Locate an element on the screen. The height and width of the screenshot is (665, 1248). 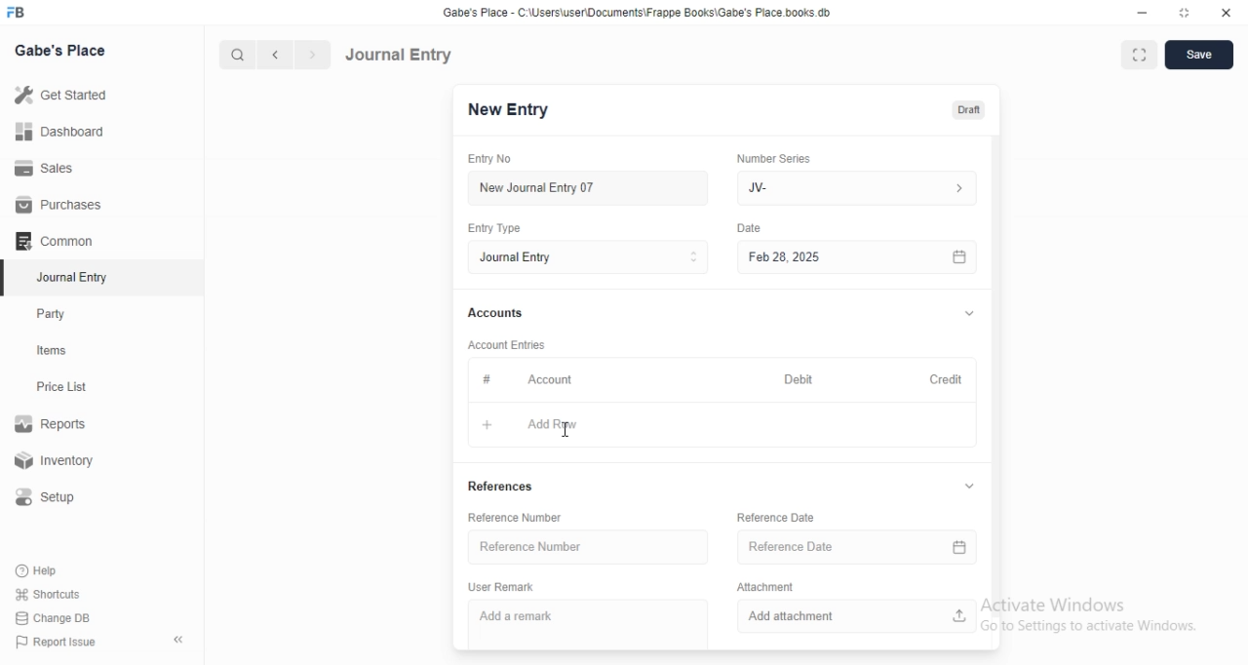
Attachment is located at coordinates (762, 587).